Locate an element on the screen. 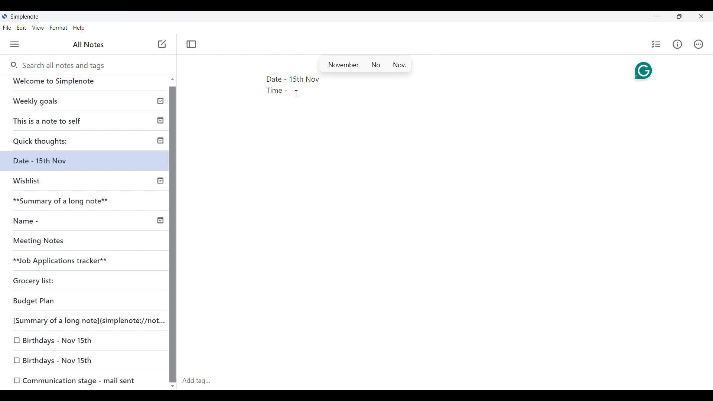 The width and height of the screenshot is (713, 401). Unpublished note is located at coordinates (75, 379).